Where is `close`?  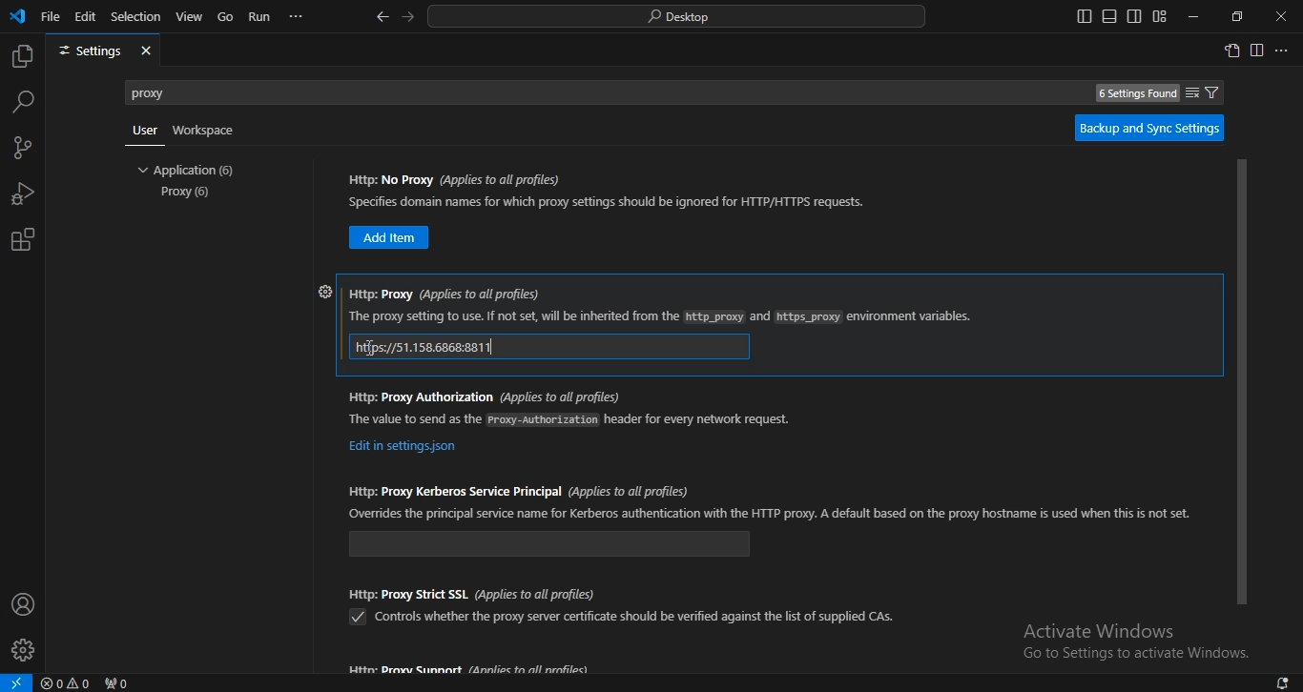
close is located at coordinates (1280, 16).